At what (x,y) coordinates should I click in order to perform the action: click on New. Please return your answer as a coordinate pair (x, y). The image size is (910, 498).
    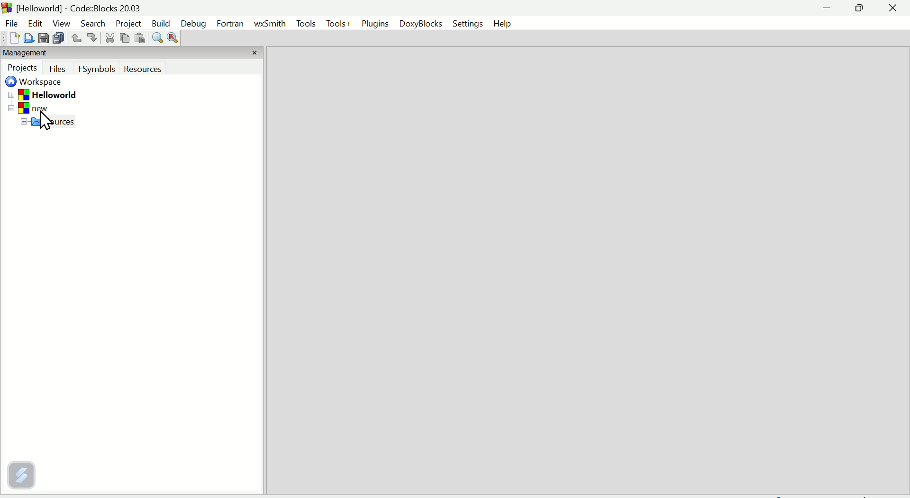
    Looking at the image, I should click on (36, 108).